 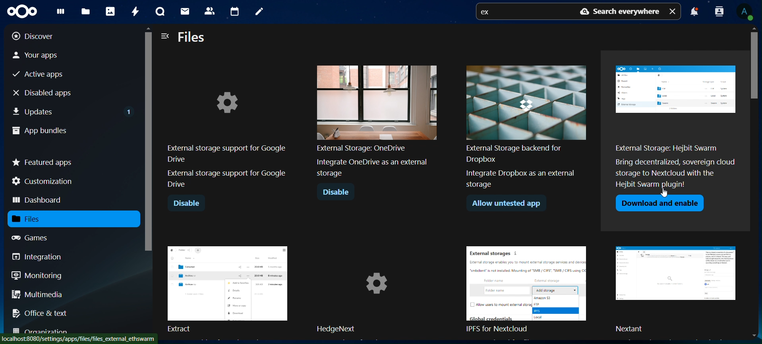 What do you see at coordinates (226, 140) in the screenshot?
I see `external storage support for google drive external storage support for google drive` at bounding box center [226, 140].